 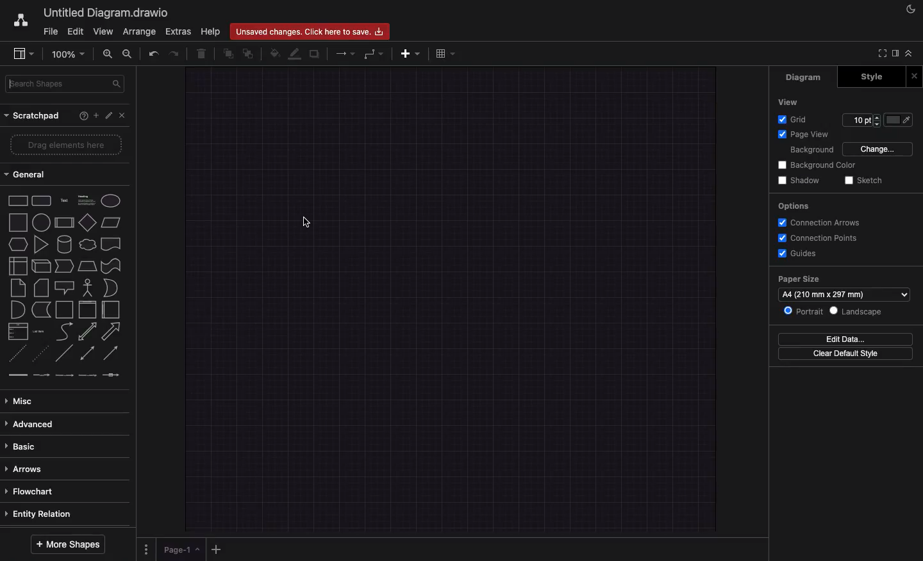 I want to click on Arrange, so click(x=139, y=32).